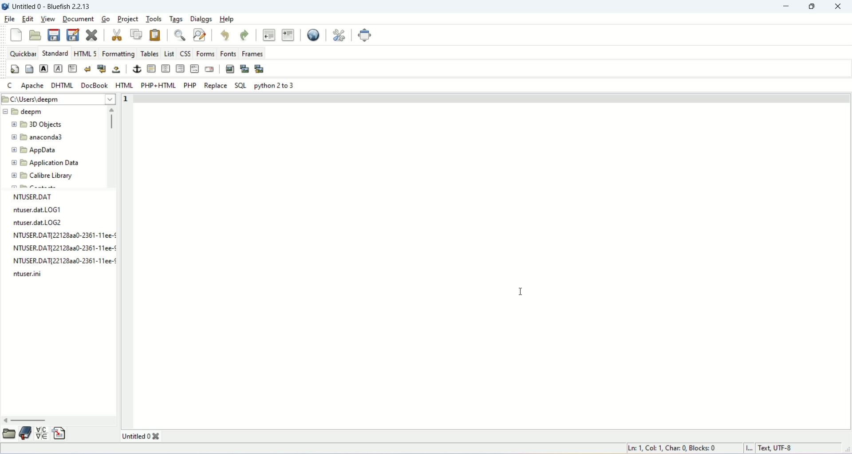 Image resolution: width=852 pixels, height=454 pixels. What do you see at coordinates (86, 53) in the screenshot?
I see `HTML 5` at bounding box center [86, 53].